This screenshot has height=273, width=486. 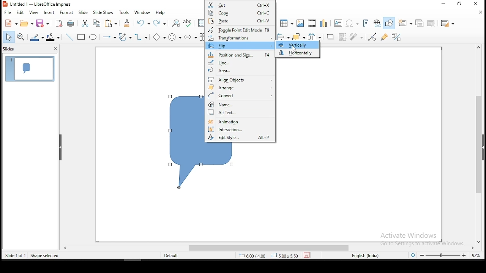 What do you see at coordinates (111, 24) in the screenshot?
I see `paste` at bounding box center [111, 24].